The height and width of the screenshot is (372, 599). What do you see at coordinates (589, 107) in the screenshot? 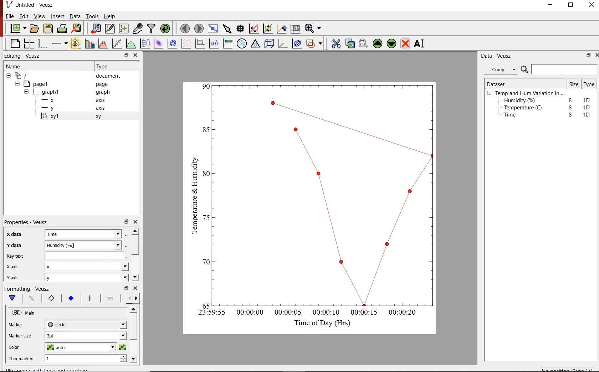
I see `1D` at bounding box center [589, 107].